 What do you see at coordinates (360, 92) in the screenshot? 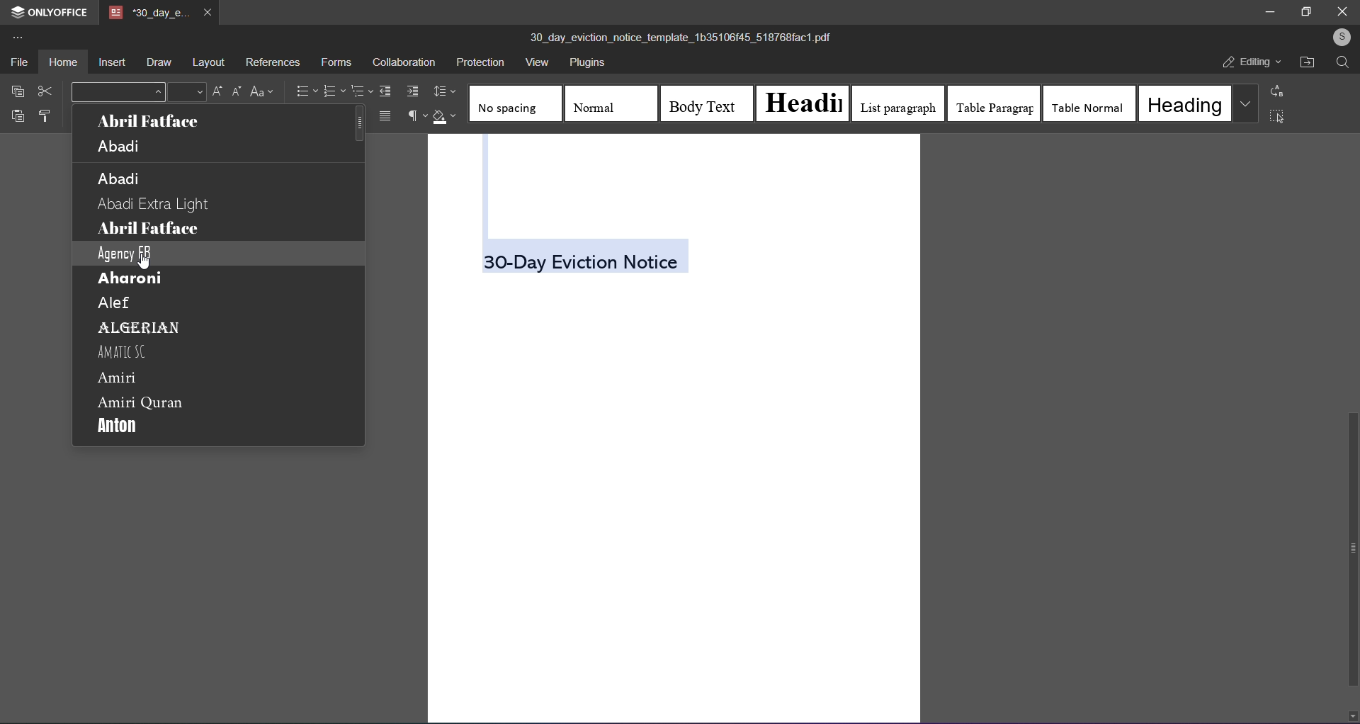
I see `multilevel list` at bounding box center [360, 92].